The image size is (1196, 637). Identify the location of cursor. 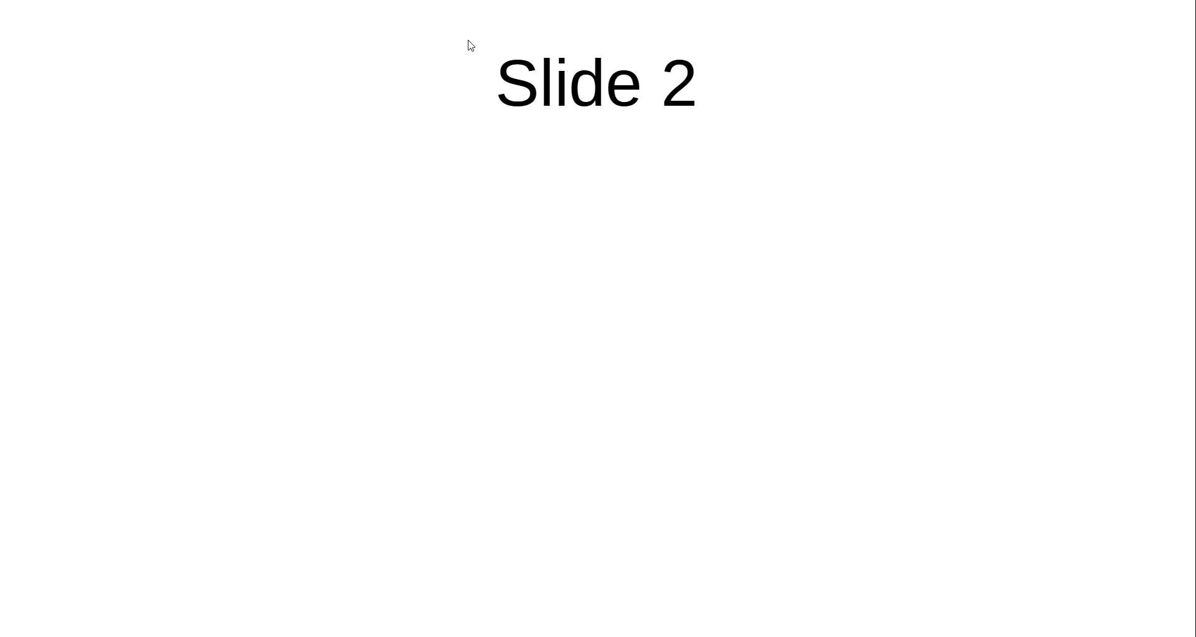
(472, 47).